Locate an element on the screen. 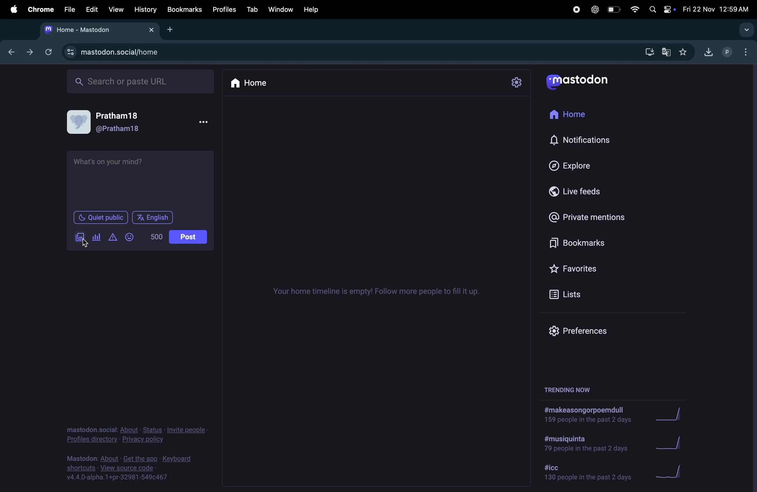 The image size is (757, 492). source code is located at coordinates (139, 468).